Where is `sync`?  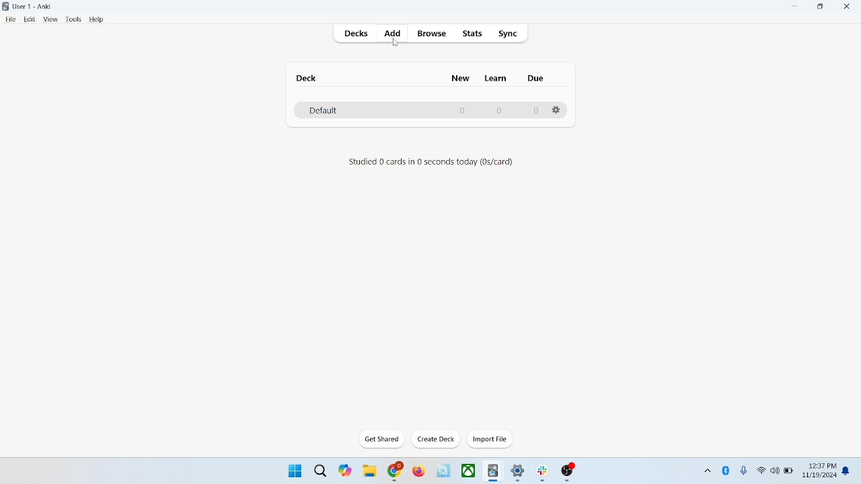 sync is located at coordinates (509, 34).